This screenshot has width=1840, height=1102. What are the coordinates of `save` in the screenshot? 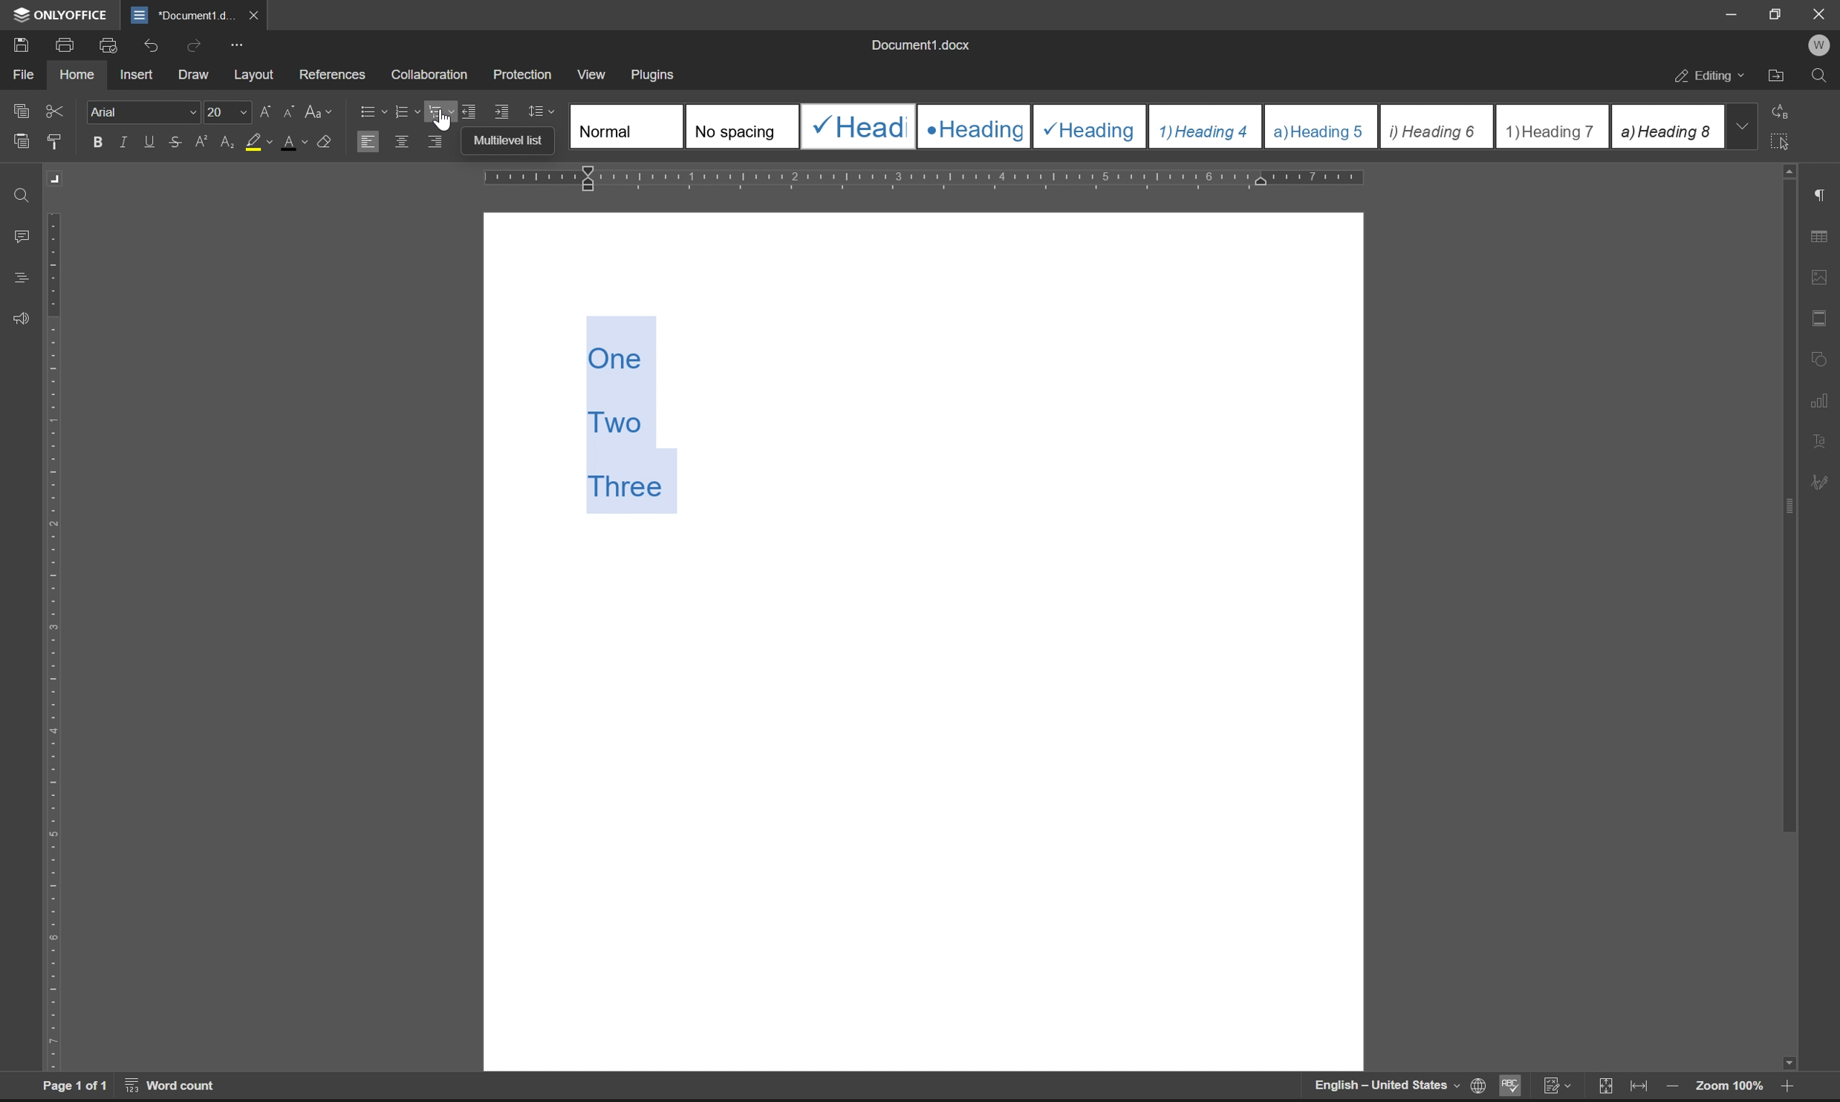 It's located at (16, 44).